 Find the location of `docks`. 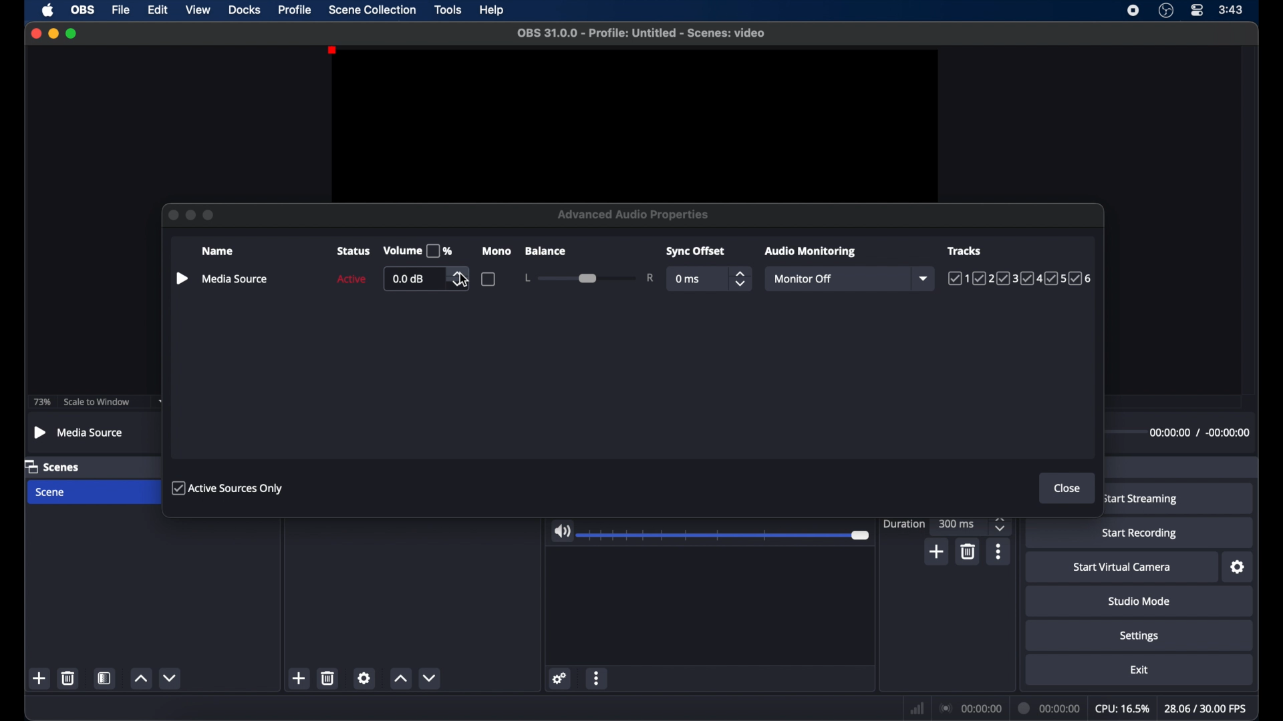

docks is located at coordinates (245, 10).